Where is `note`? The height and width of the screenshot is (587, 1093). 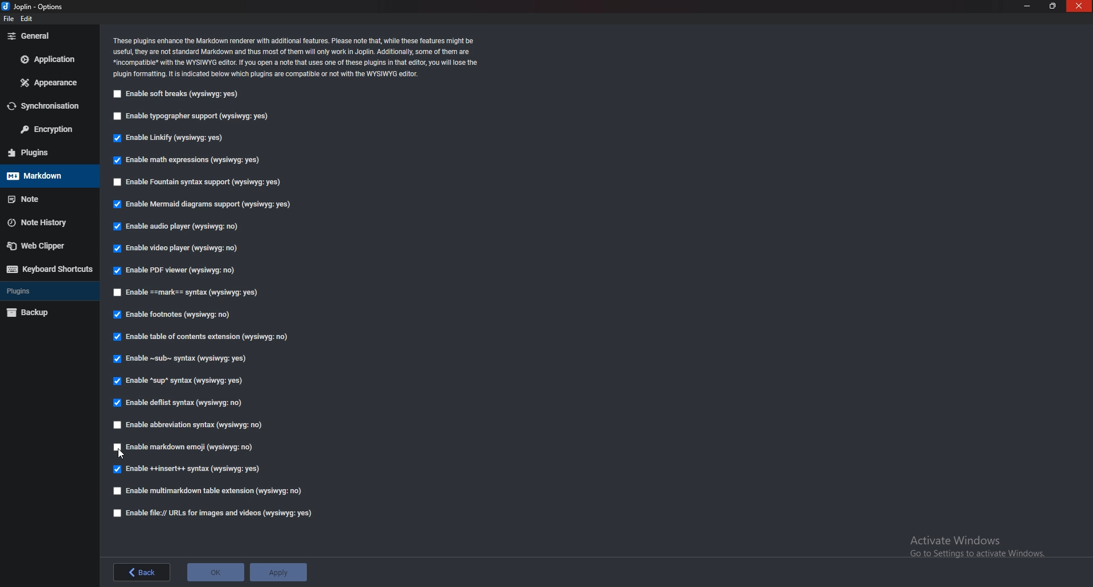
note is located at coordinates (46, 200).